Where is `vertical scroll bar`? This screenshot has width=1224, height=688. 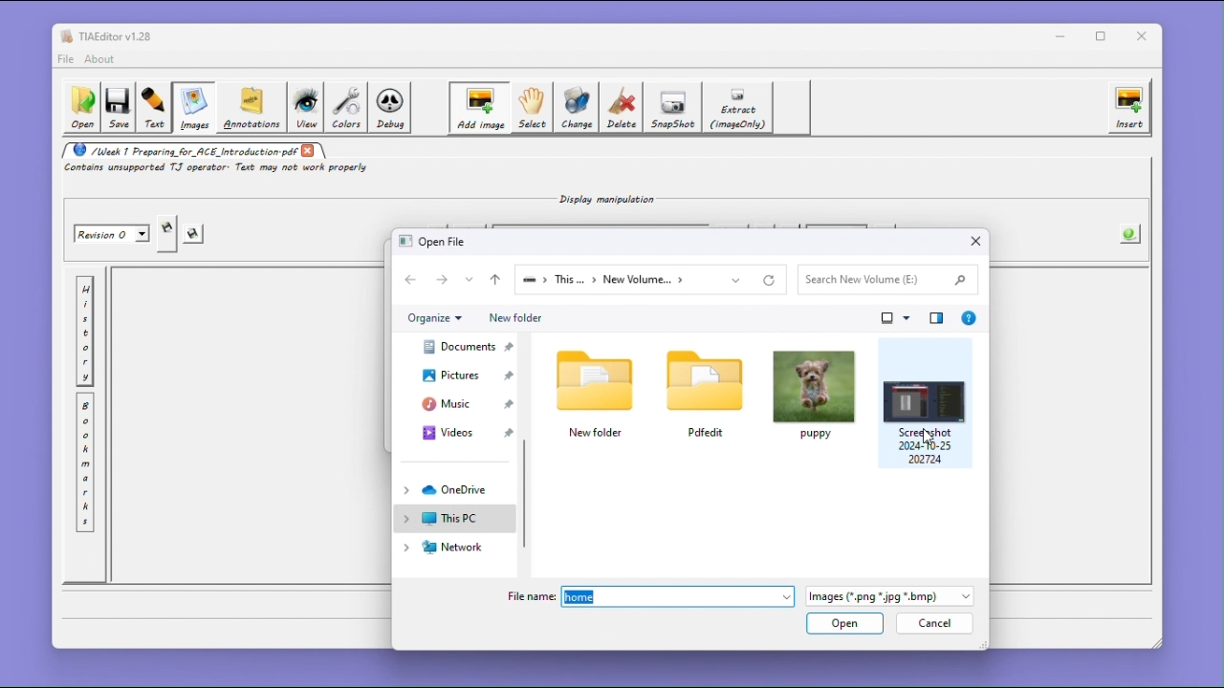
vertical scroll bar is located at coordinates (528, 493).